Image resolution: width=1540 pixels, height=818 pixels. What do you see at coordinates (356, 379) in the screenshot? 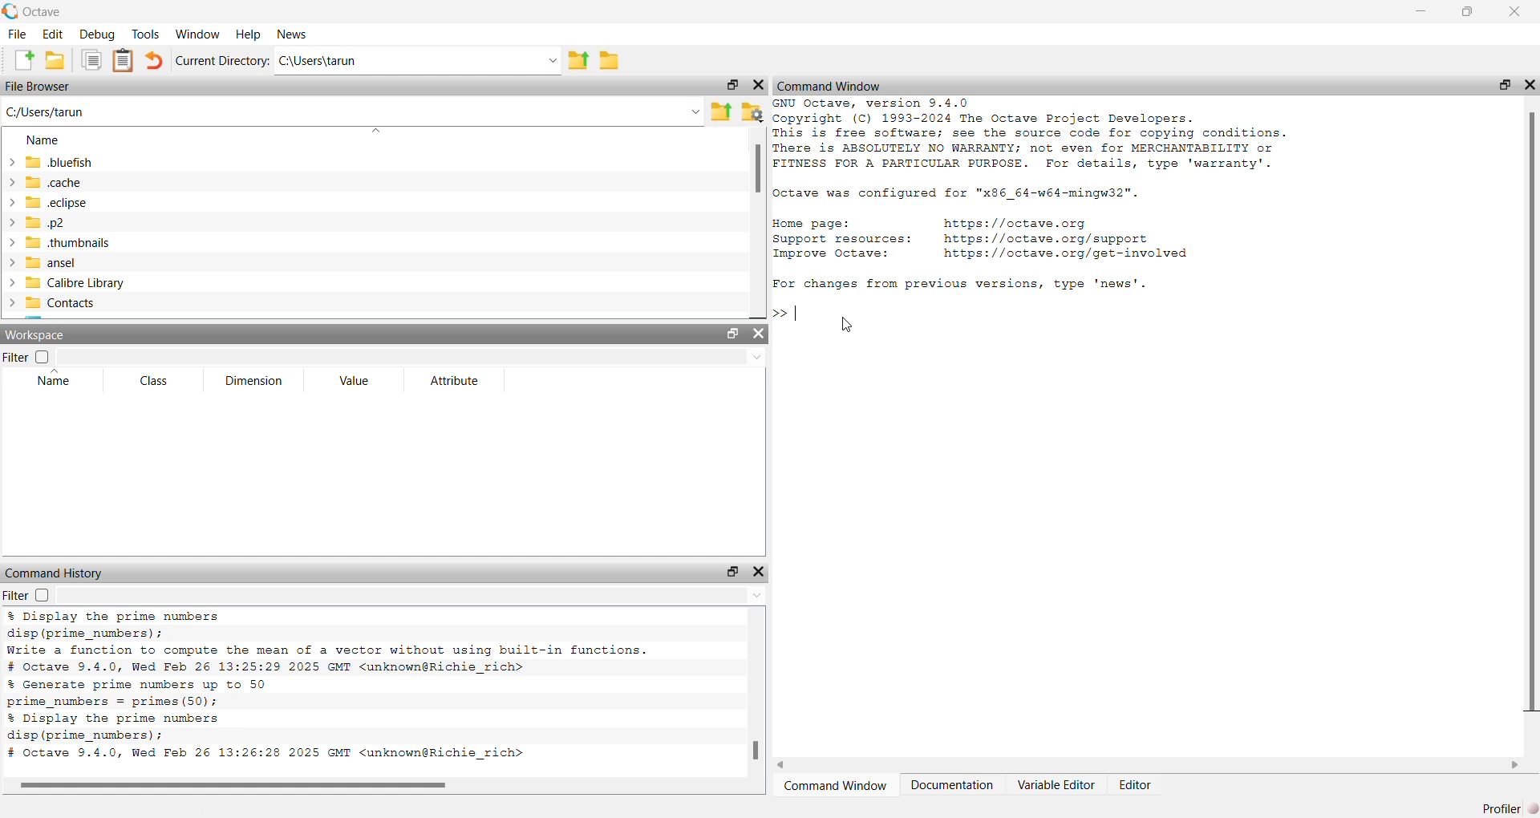
I see `Value` at bounding box center [356, 379].